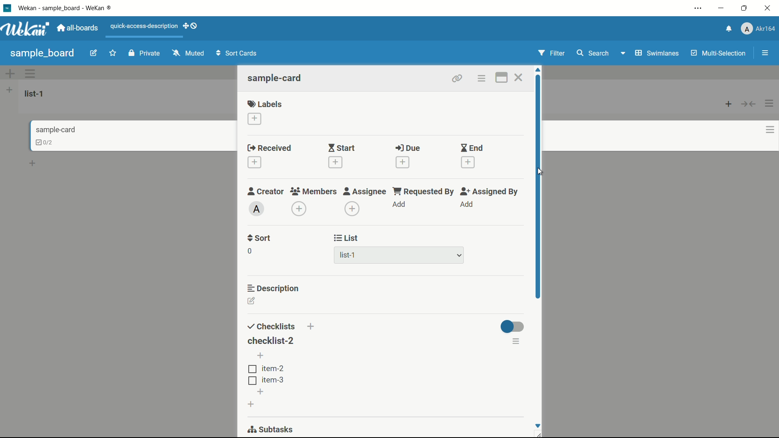  What do you see at coordinates (271, 340) in the screenshot?
I see `checklist-2` at bounding box center [271, 340].